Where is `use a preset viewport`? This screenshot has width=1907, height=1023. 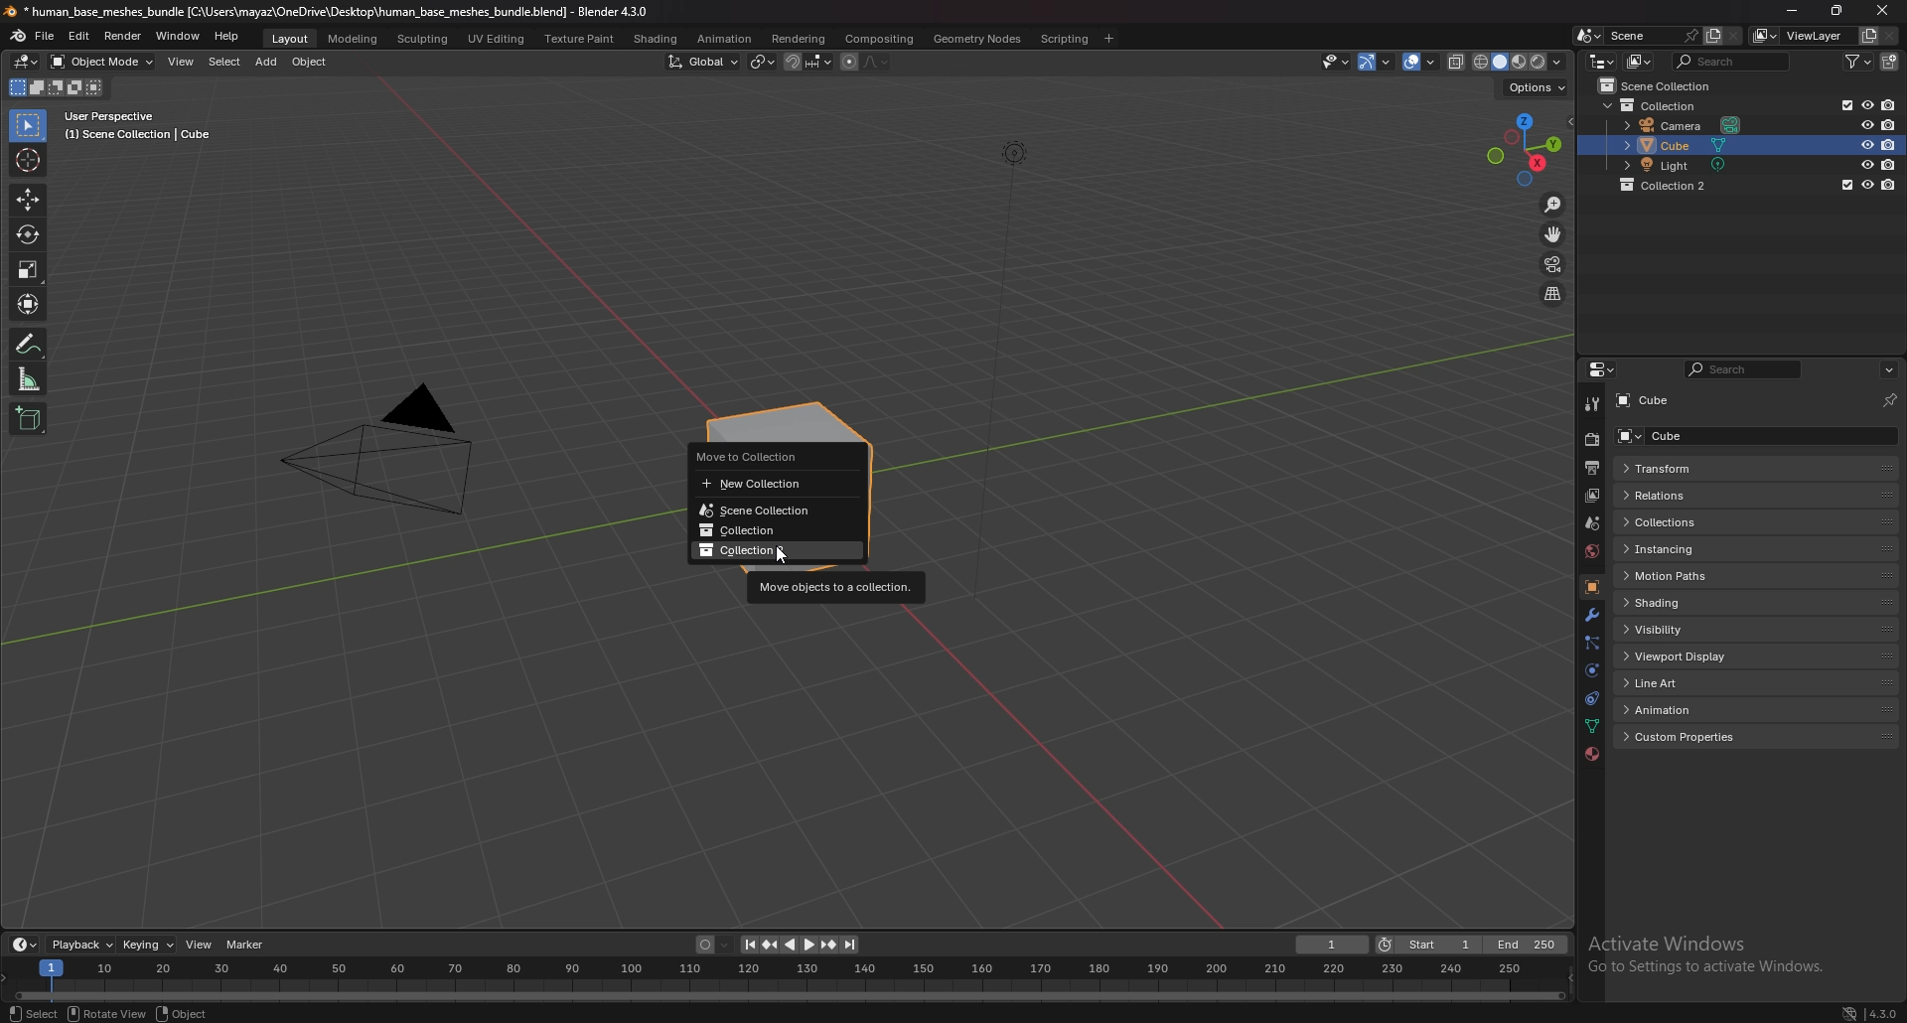
use a preset viewport is located at coordinates (1525, 147).